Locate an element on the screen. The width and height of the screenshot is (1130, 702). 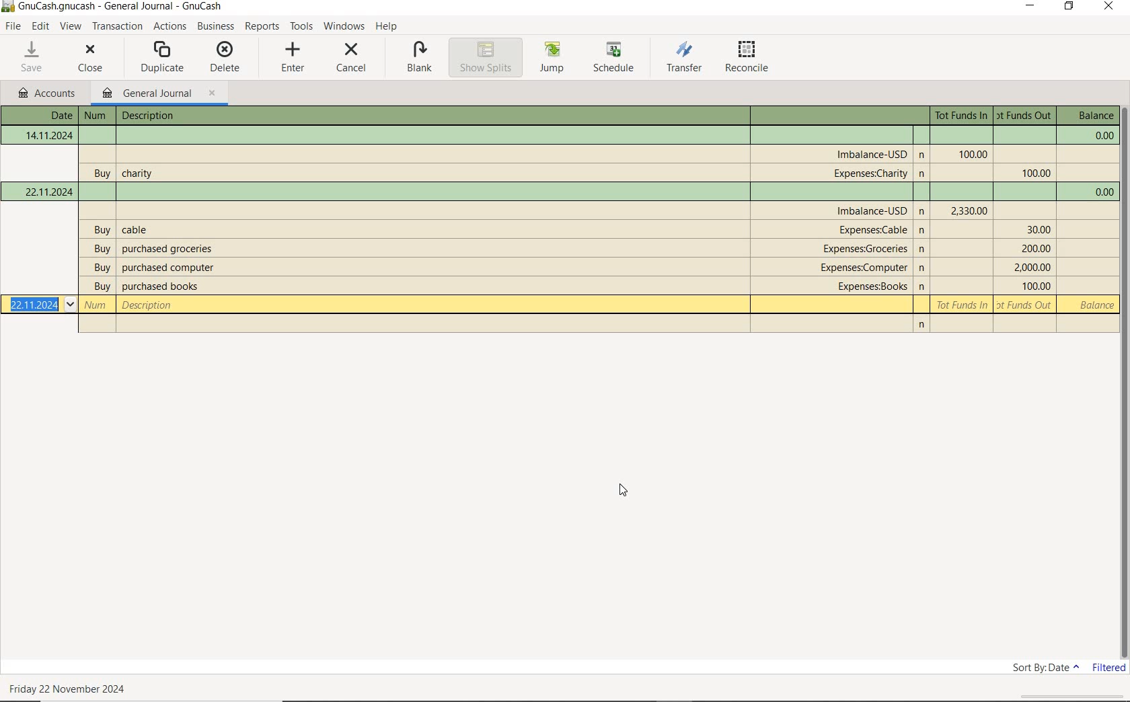
TRANSFER is located at coordinates (684, 57).